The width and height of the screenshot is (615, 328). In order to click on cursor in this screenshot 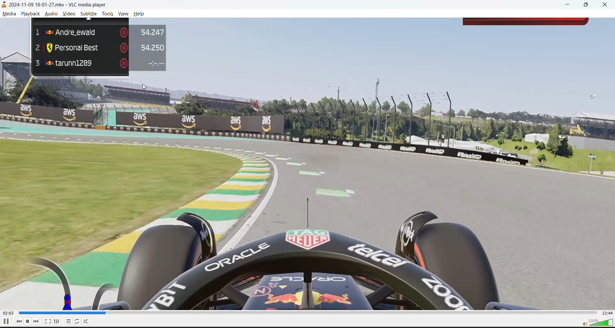, I will do `click(143, 86)`.